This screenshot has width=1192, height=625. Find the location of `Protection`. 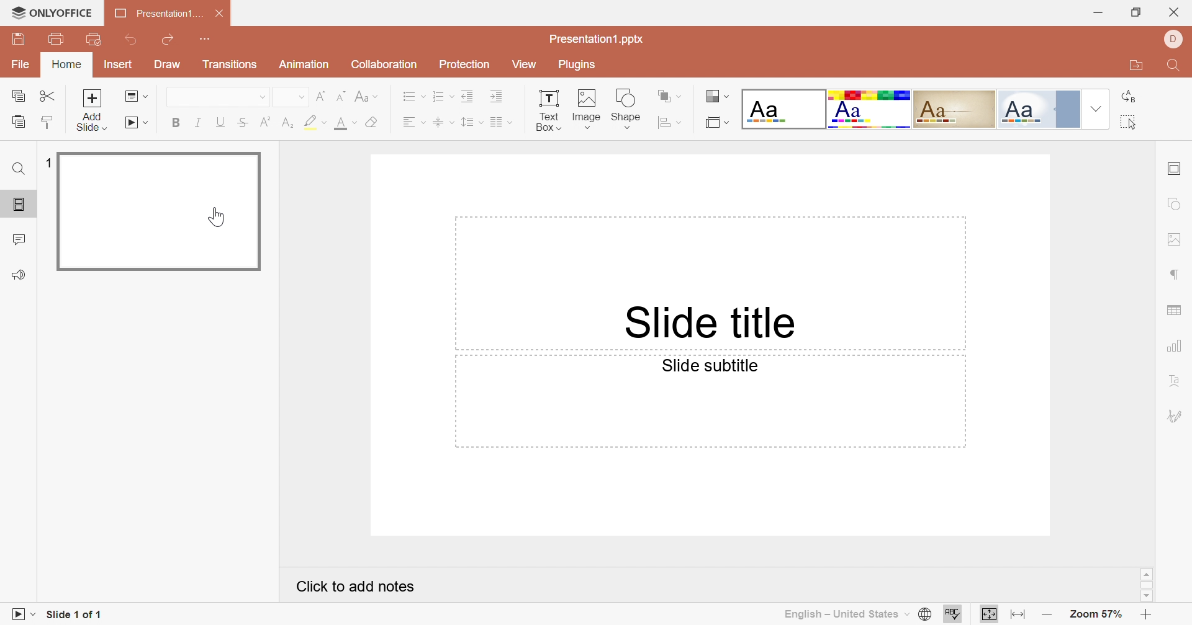

Protection is located at coordinates (466, 65).